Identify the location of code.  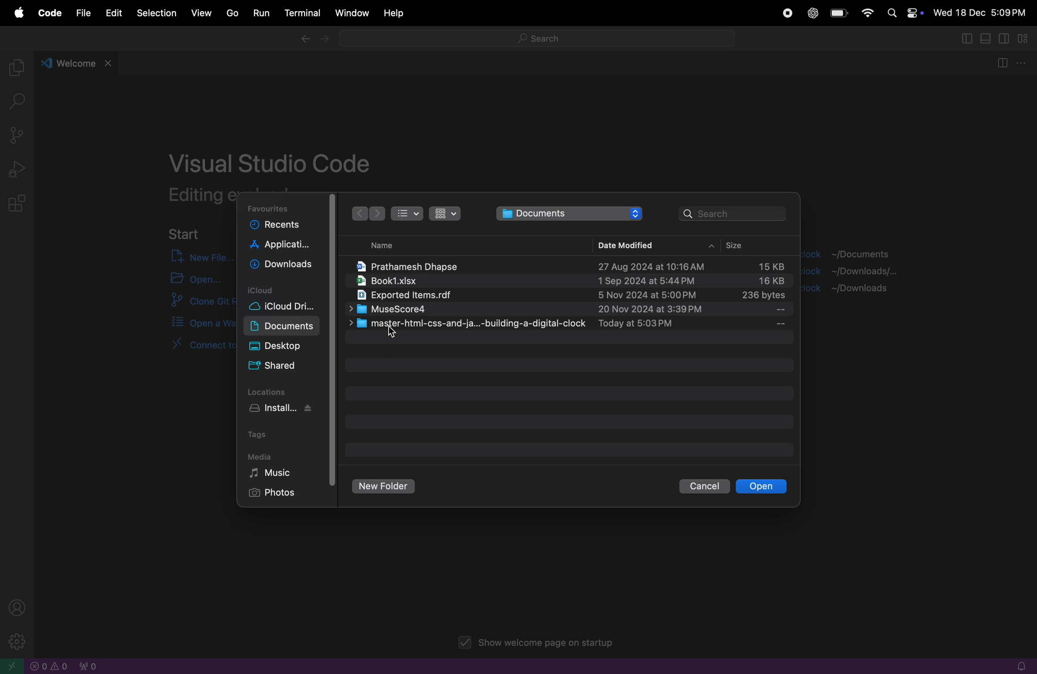
(47, 14).